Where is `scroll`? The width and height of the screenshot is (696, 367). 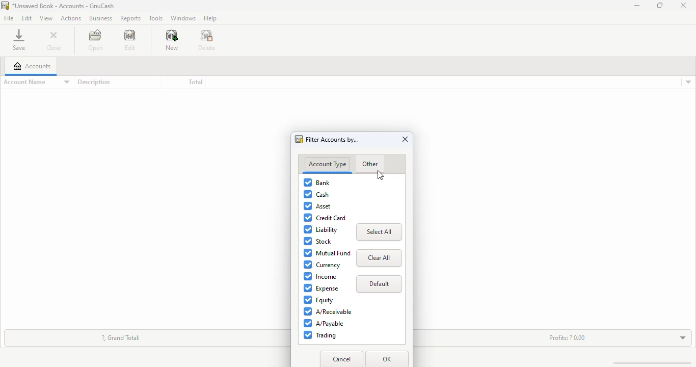
scroll is located at coordinates (647, 362).